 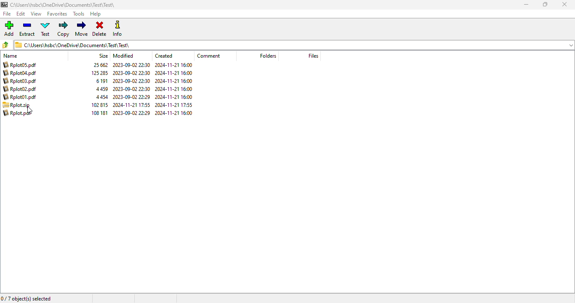 What do you see at coordinates (117, 28) in the screenshot?
I see `info` at bounding box center [117, 28].